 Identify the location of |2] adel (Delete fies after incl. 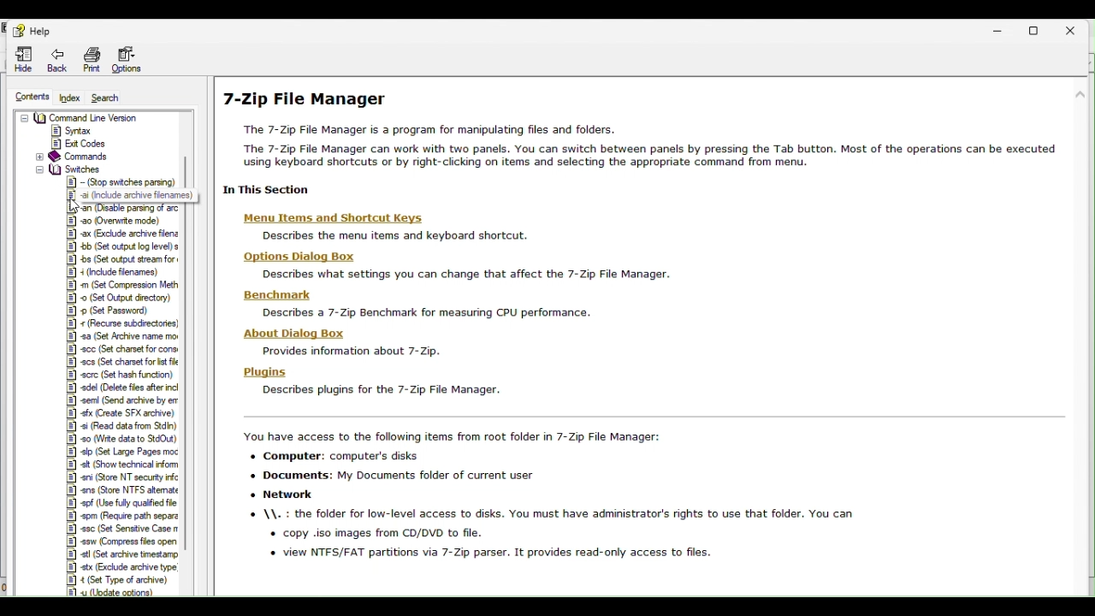
(126, 388).